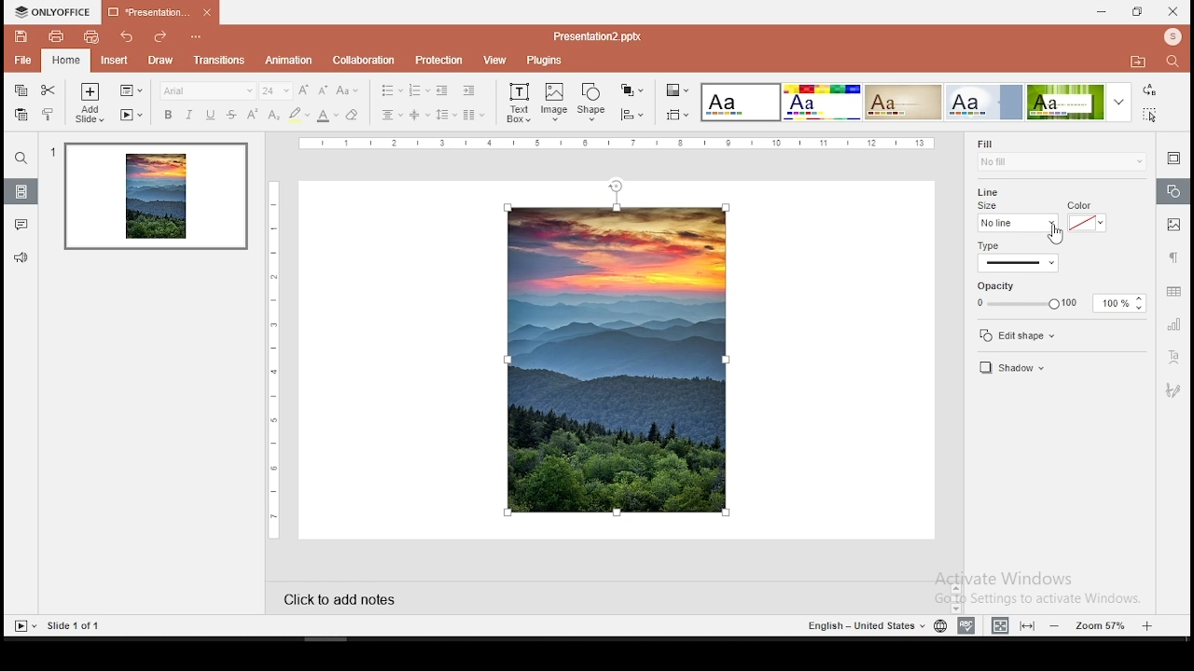 The height and width of the screenshot is (671, 1194). What do you see at coordinates (1030, 335) in the screenshot?
I see `edit shape` at bounding box center [1030, 335].